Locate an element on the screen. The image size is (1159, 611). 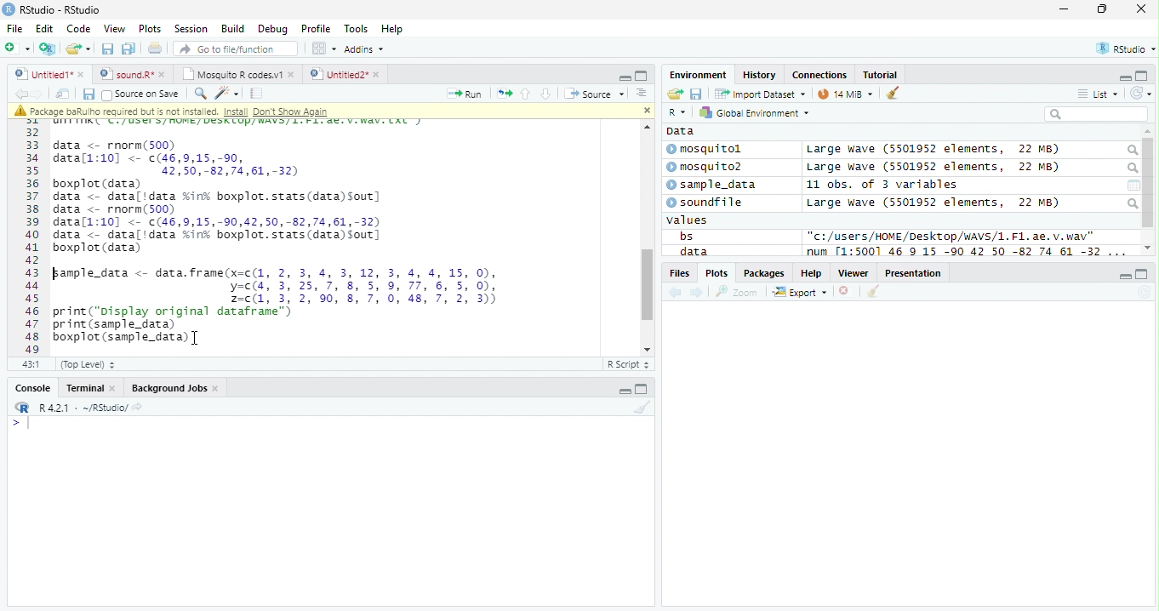
data is located at coordinates (692, 251).